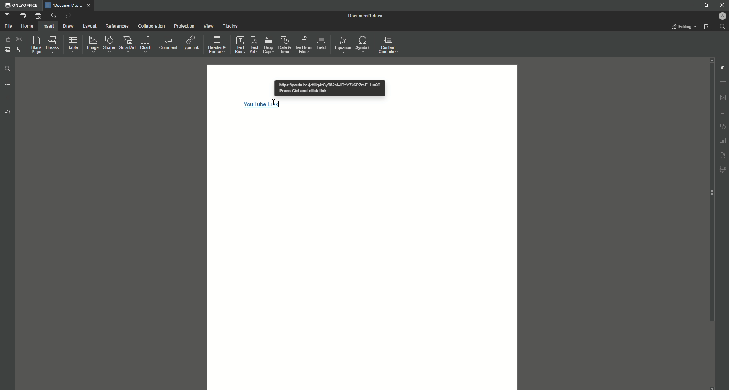  Describe the element at coordinates (8, 50) in the screenshot. I see `Paste` at that location.